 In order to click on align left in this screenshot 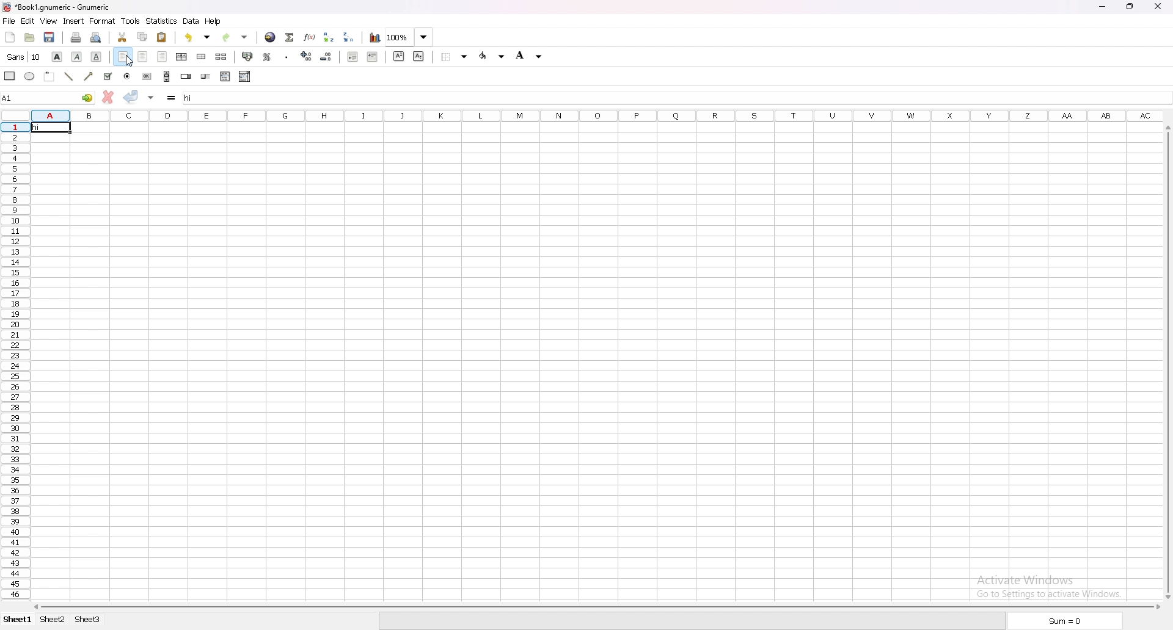, I will do `click(123, 57)`.